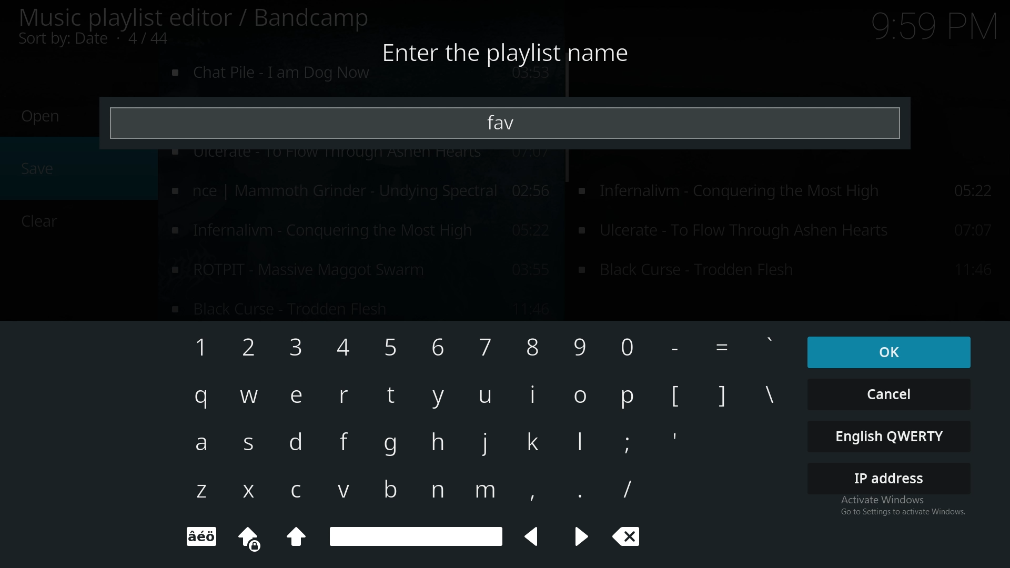 The image size is (1010, 568). I want to click on Capslock, so click(297, 539).